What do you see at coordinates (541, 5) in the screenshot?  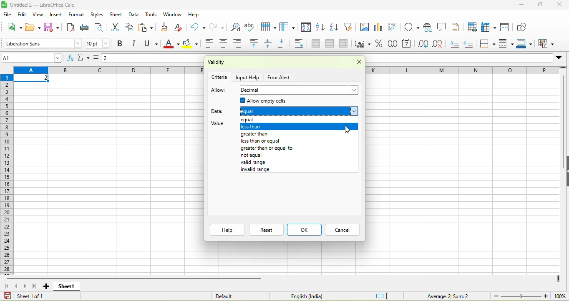 I see `maximize` at bounding box center [541, 5].